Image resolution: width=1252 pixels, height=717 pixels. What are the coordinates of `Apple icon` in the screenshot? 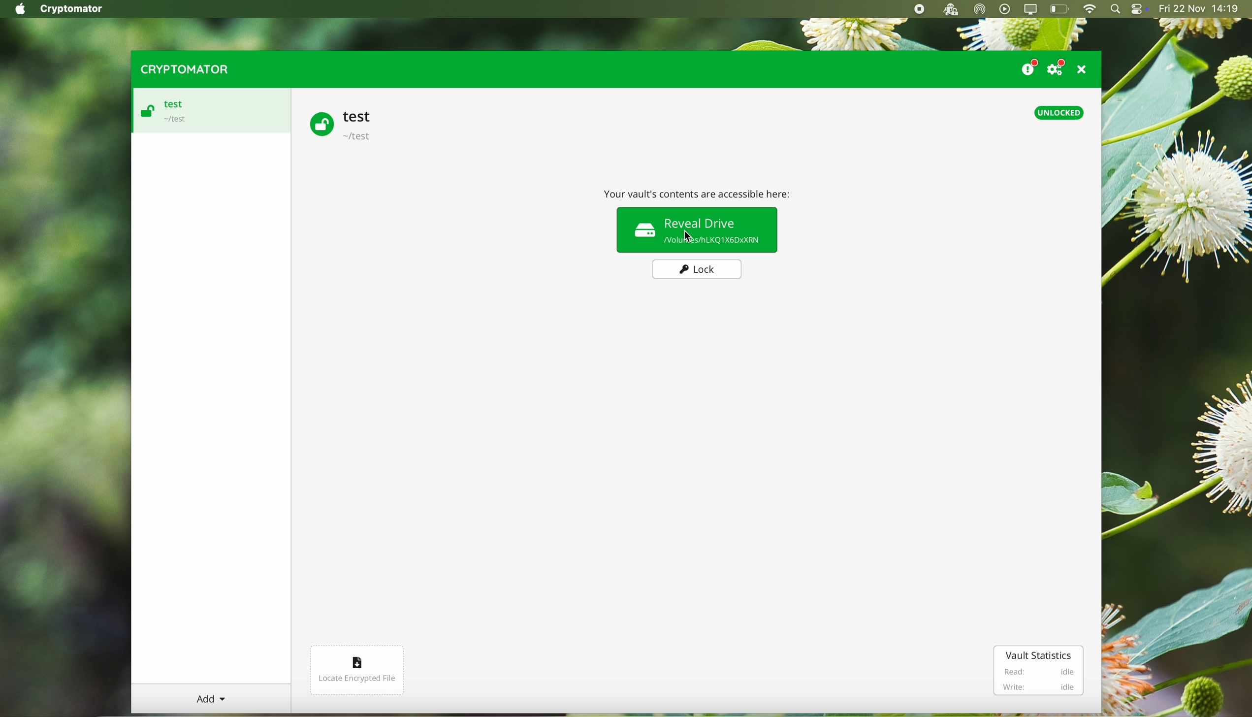 It's located at (17, 9).